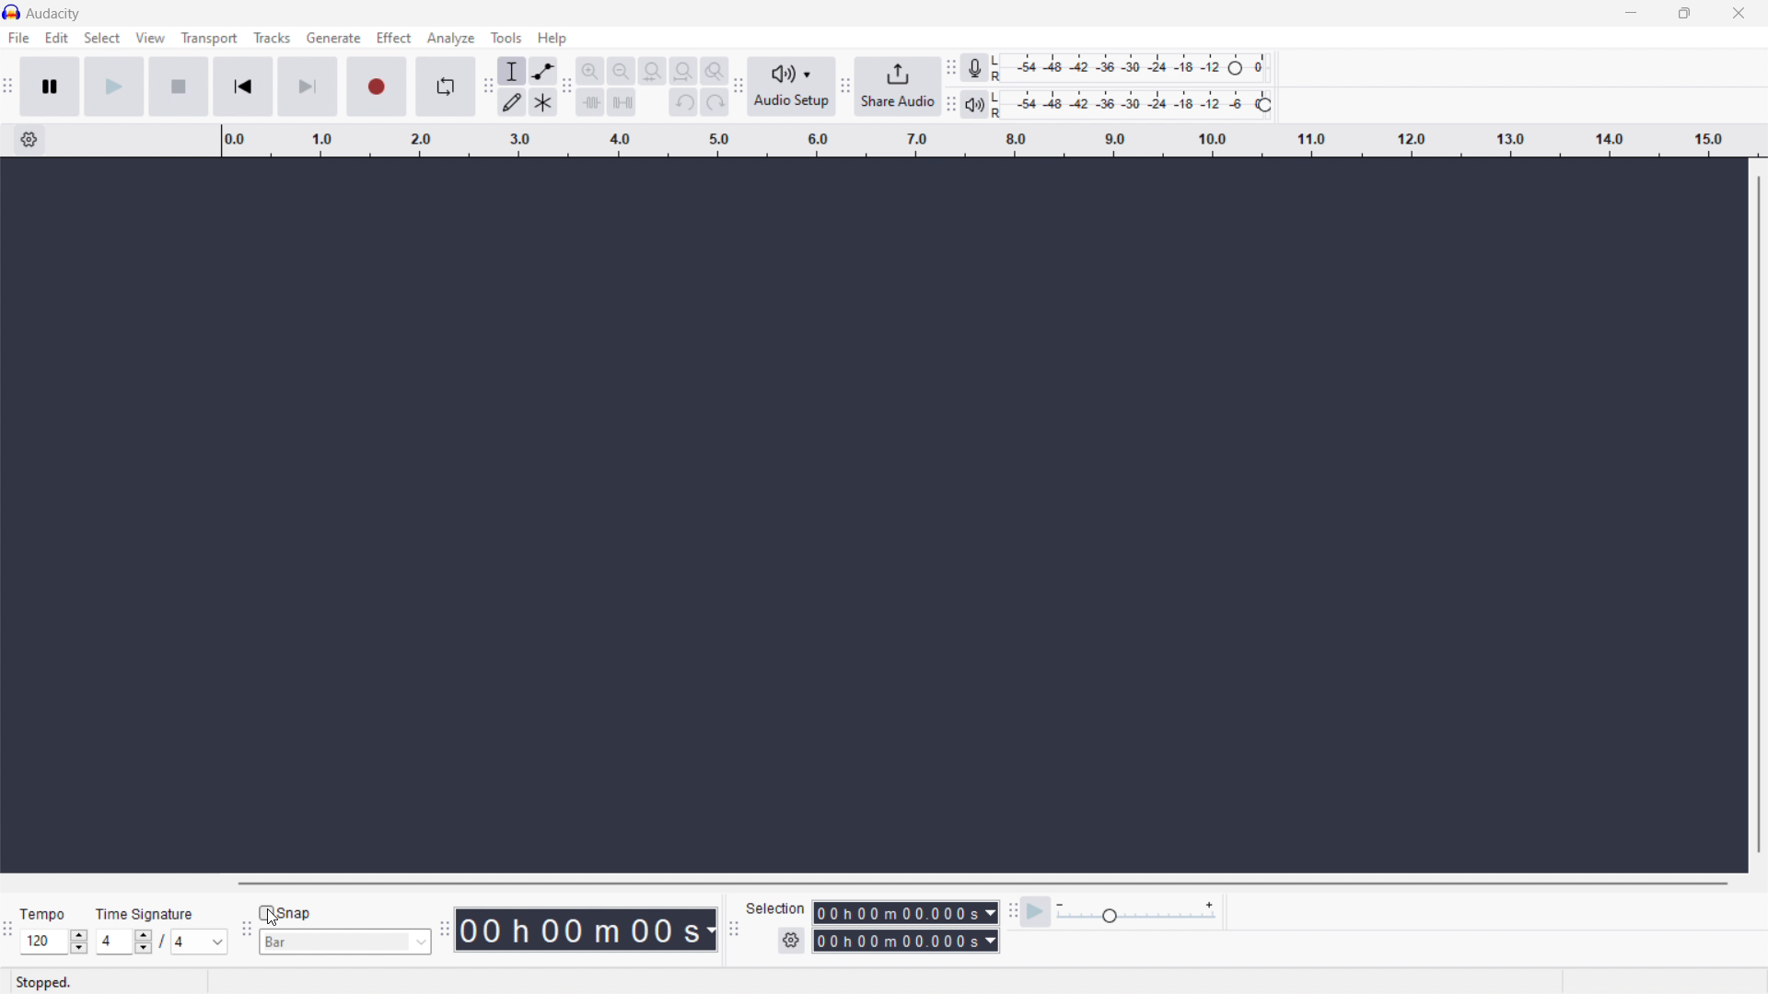 Image resolution: width=1768 pixels, height=994 pixels. Describe the element at coordinates (58, 38) in the screenshot. I see `edit` at that location.